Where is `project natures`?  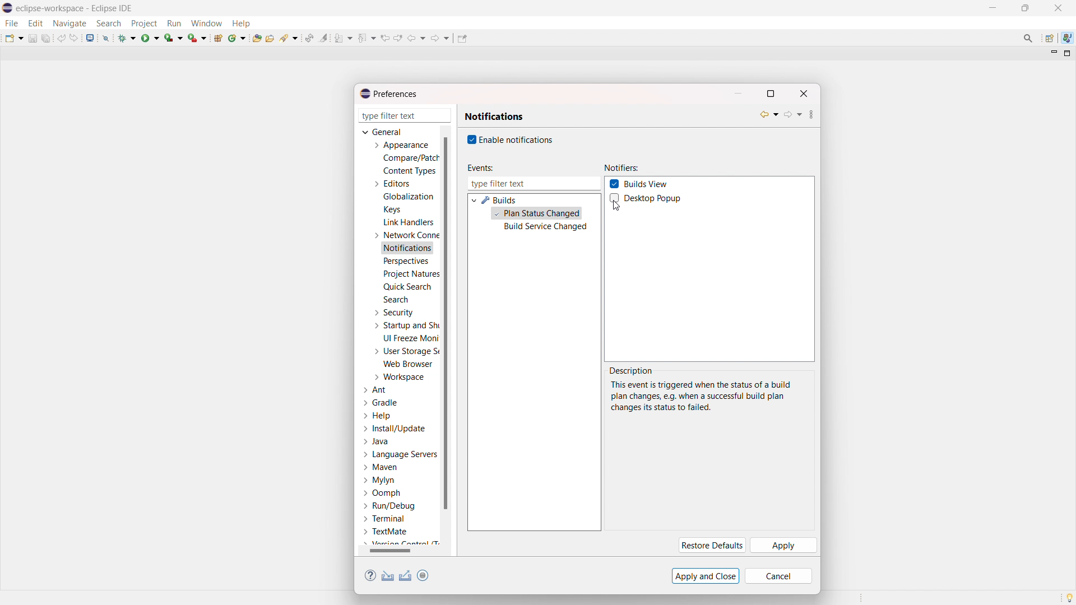 project natures is located at coordinates (410, 273).